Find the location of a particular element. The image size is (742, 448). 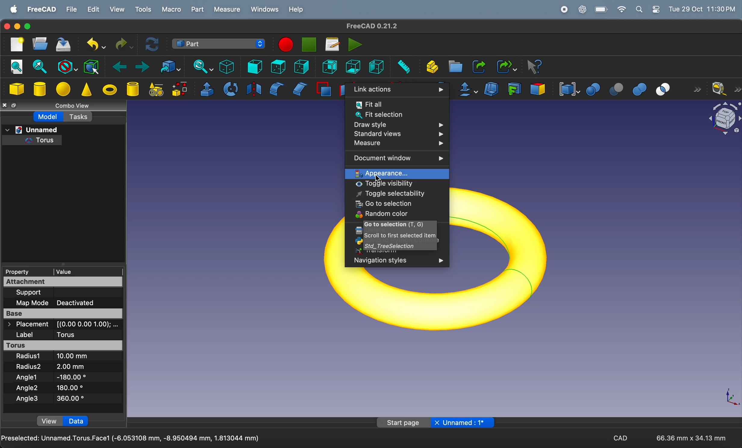

save is located at coordinates (66, 45).